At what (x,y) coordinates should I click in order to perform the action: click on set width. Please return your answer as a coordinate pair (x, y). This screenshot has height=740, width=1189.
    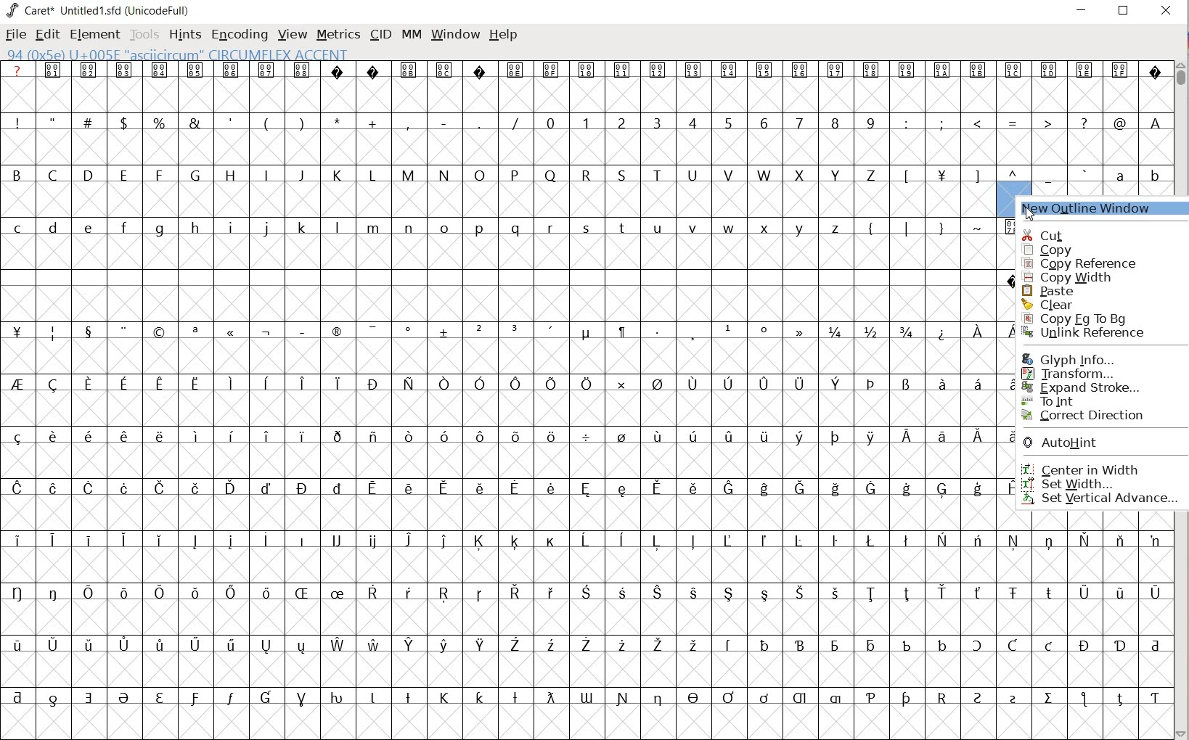
    Looking at the image, I should click on (1091, 485).